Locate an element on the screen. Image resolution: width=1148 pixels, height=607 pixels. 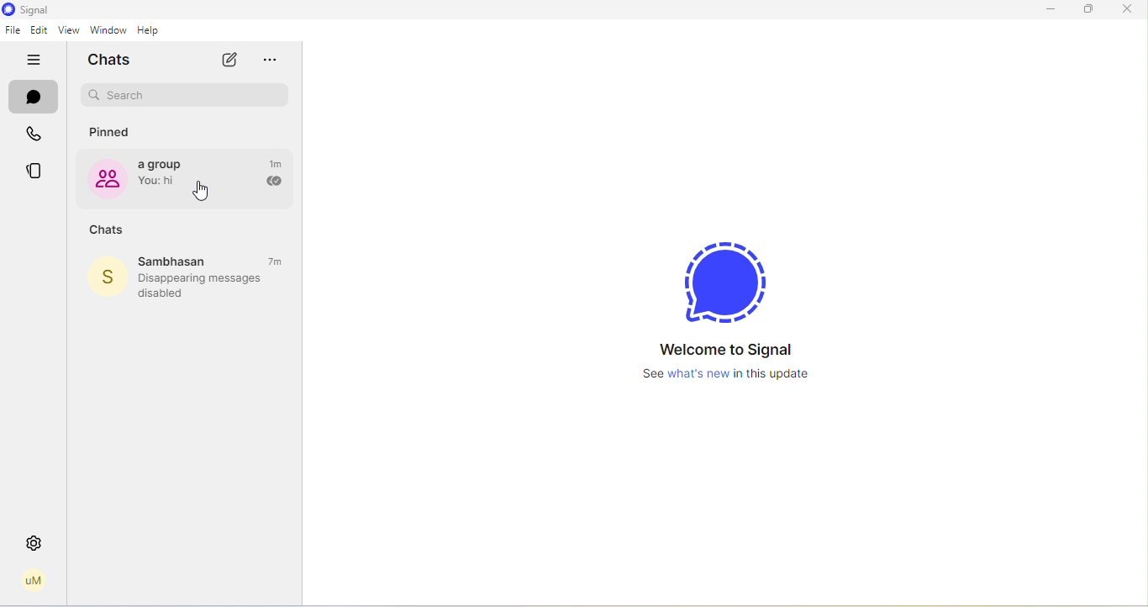
chat is located at coordinates (34, 99).